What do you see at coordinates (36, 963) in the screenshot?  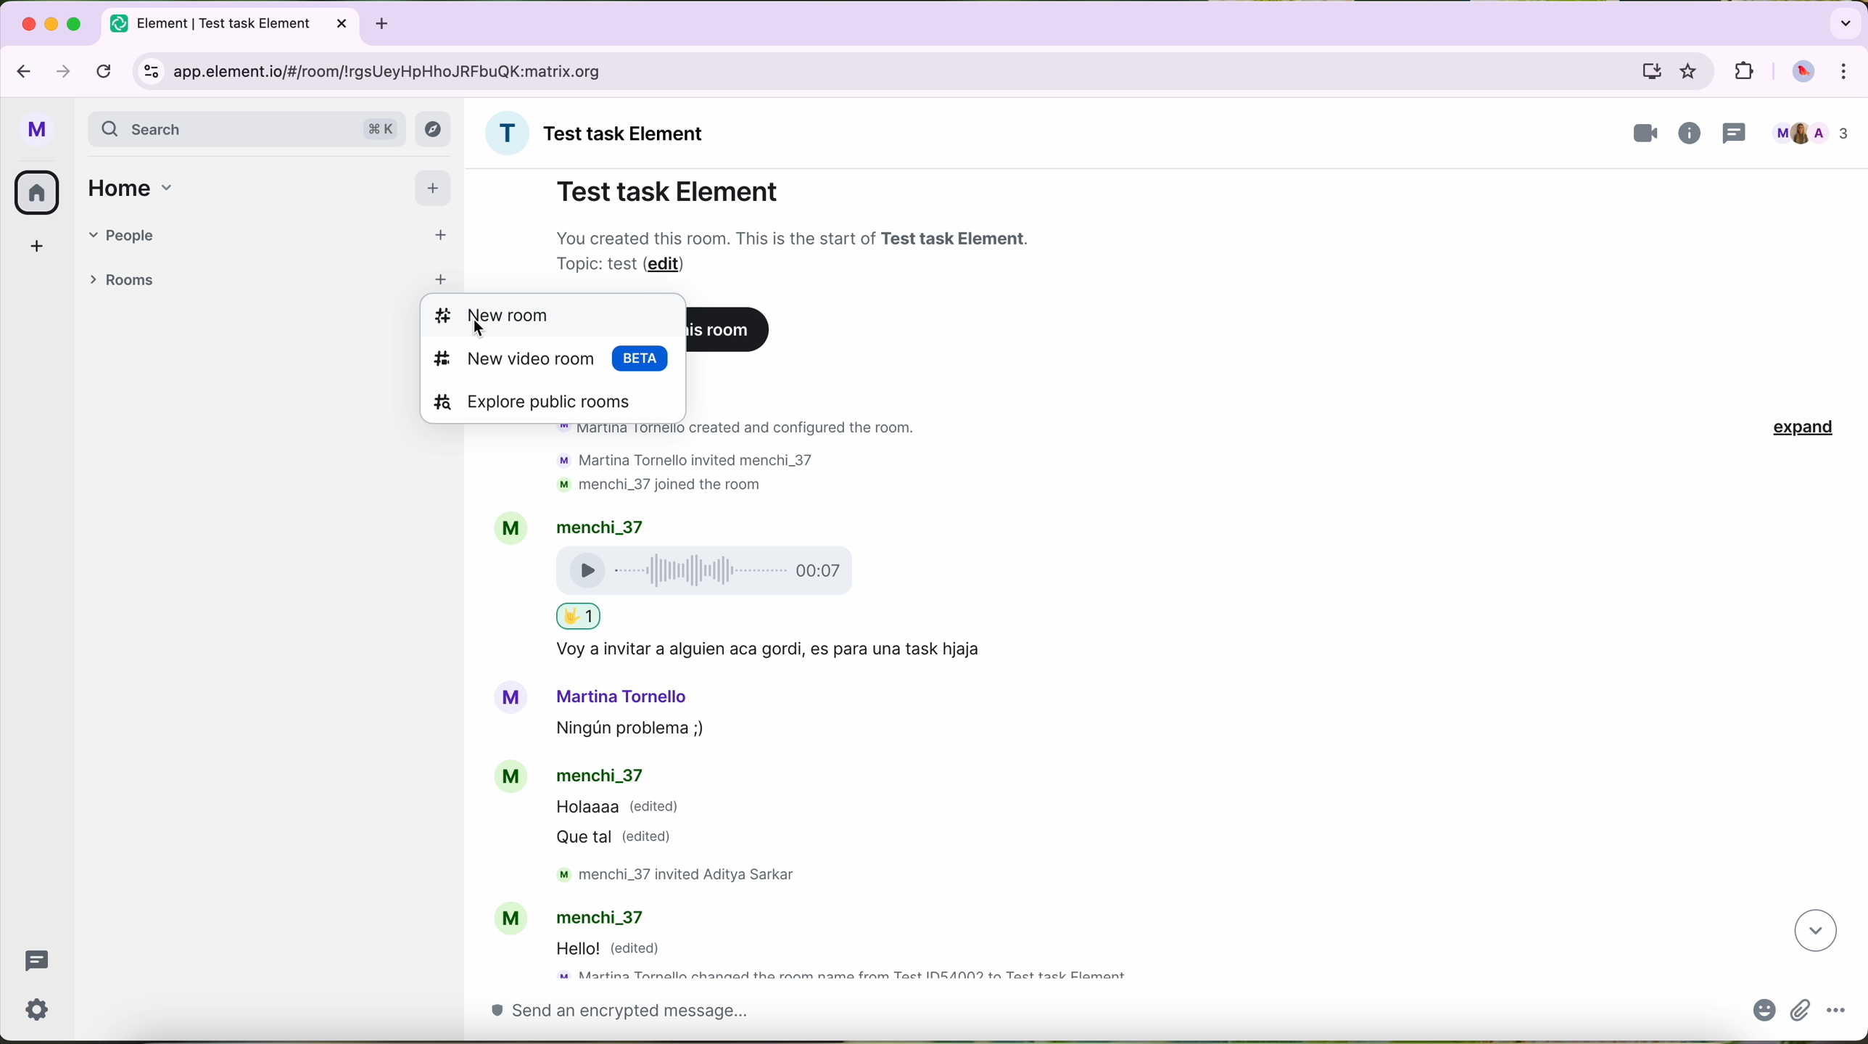 I see `threads` at bounding box center [36, 963].